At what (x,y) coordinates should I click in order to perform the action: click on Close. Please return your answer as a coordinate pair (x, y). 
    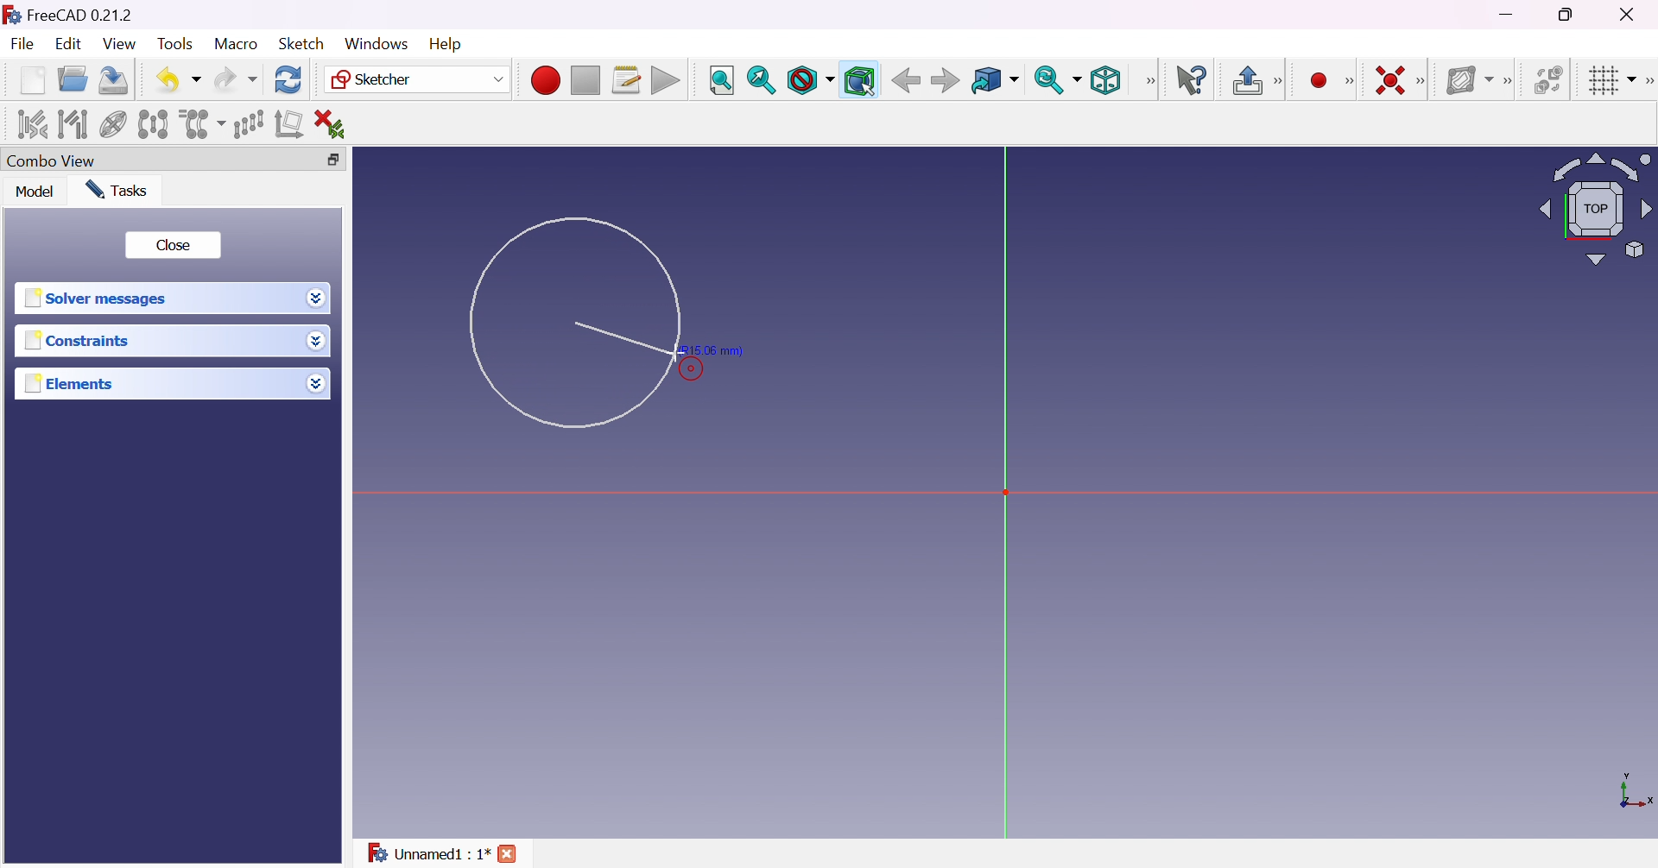
    Looking at the image, I should click on (172, 245).